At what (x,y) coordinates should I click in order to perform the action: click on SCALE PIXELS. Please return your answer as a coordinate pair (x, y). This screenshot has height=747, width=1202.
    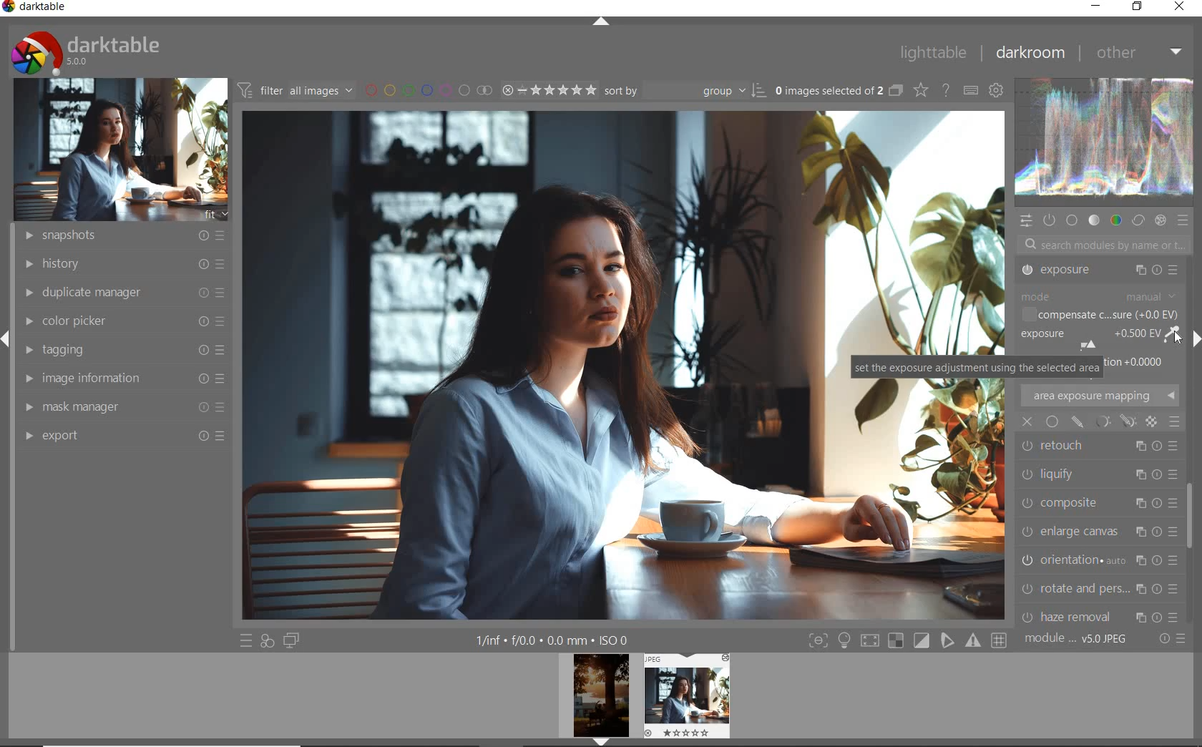
    Looking at the image, I should click on (1106, 612).